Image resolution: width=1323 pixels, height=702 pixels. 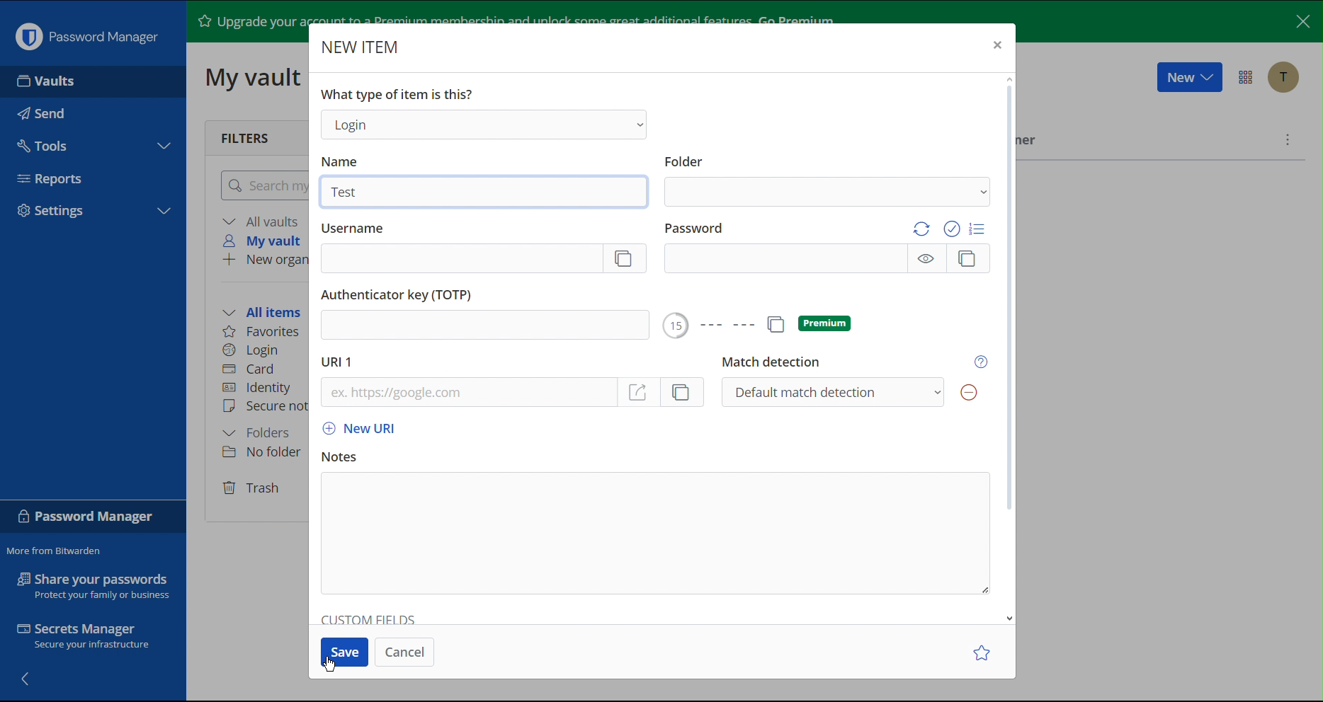 I want to click on Test, so click(x=348, y=192).